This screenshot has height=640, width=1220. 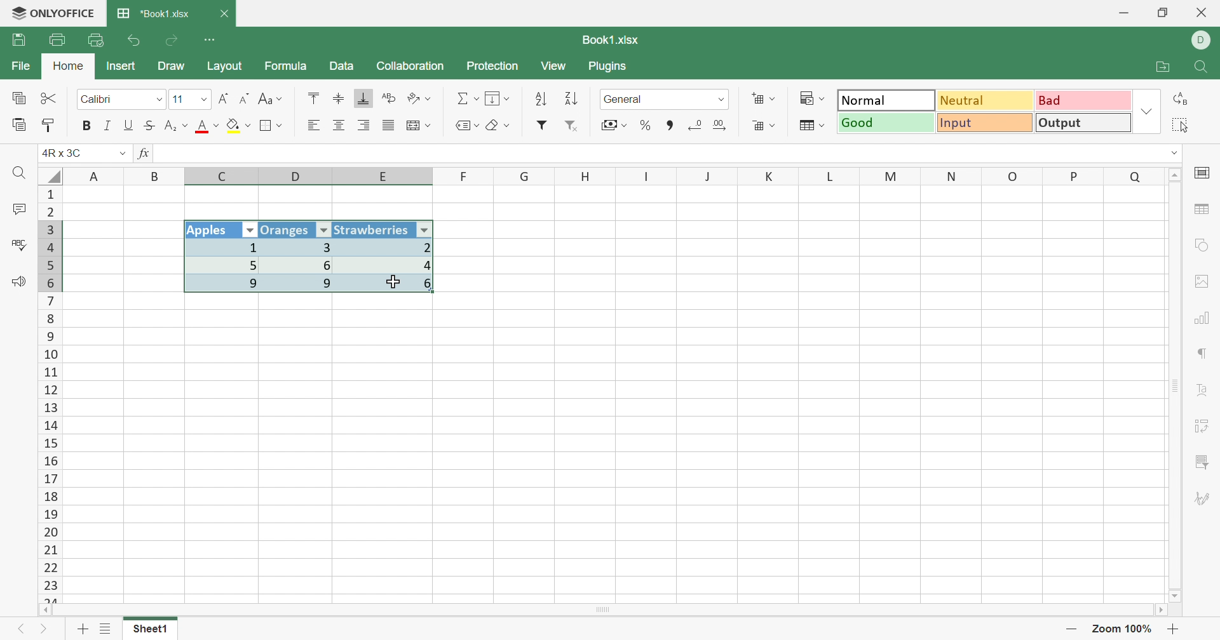 What do you see at coordinates (1165, 13) in the screenshot?
I see `Restore Down` at bounding box center [1165, 13].